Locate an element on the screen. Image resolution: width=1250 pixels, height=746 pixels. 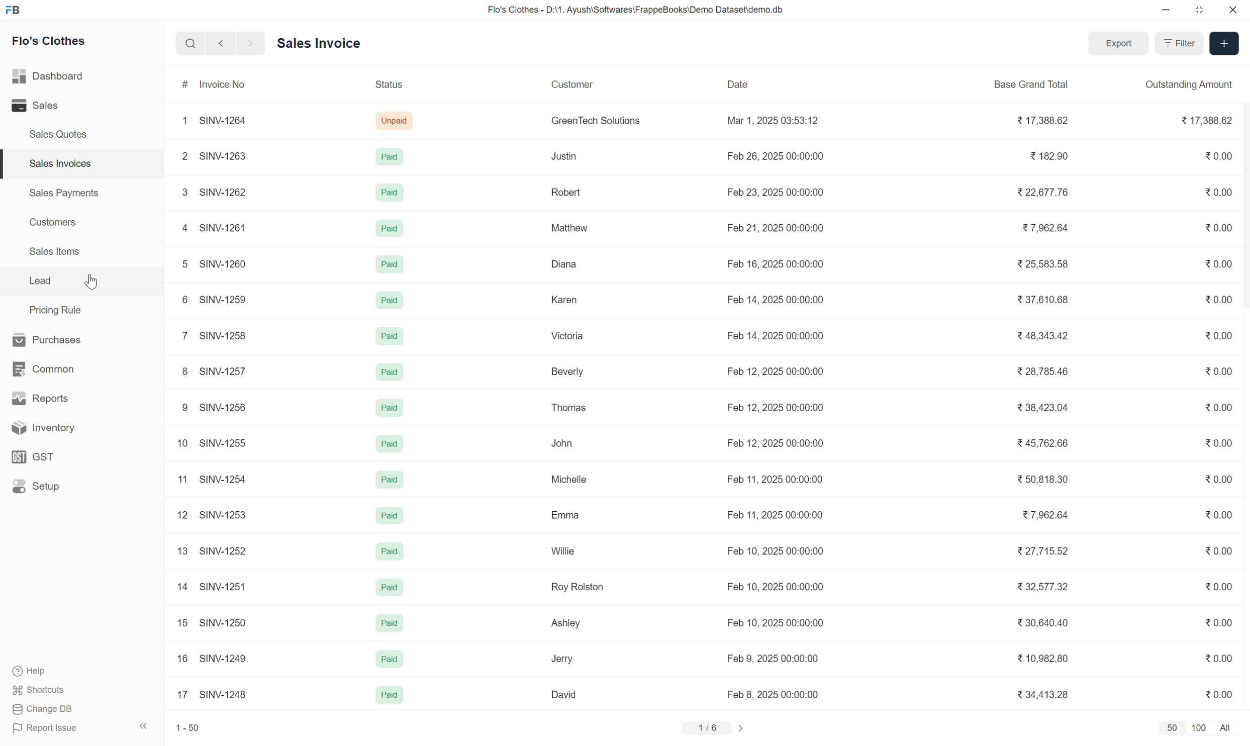
SINV-1250 is located at coordinates (225, 621).